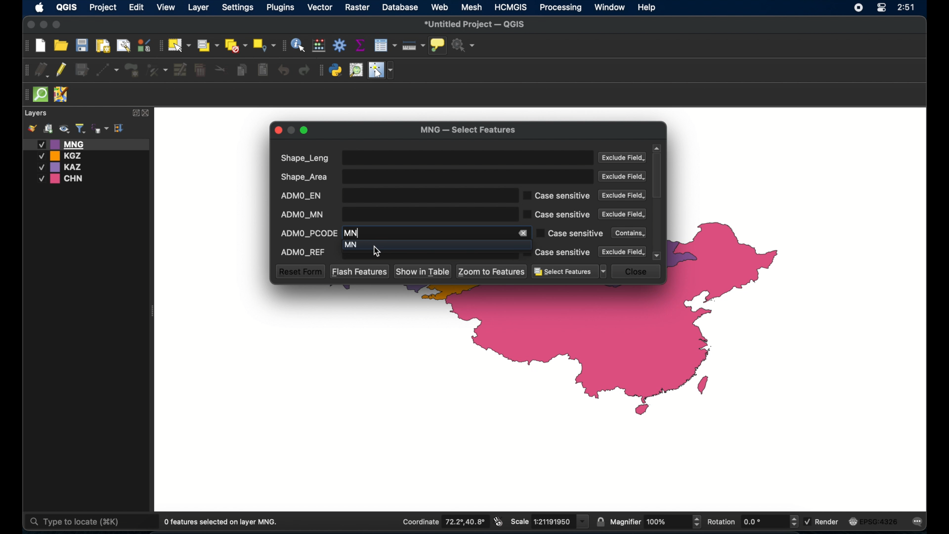 The width and height of the screenshot is (949, 534). What do you see at coordinates (283, 71) in the screenshot?
I see `undo` at bounding box center [283, 71].